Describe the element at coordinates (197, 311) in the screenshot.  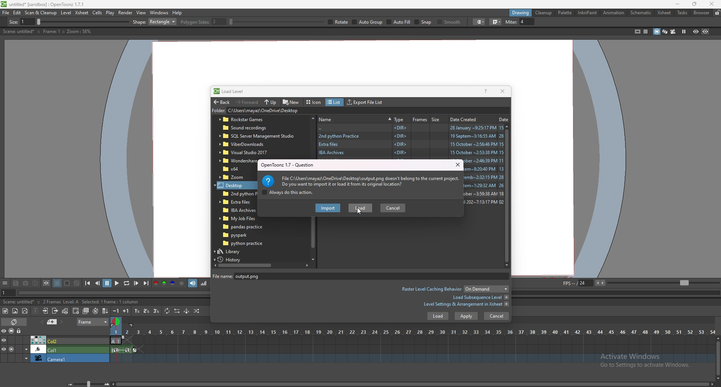
I see `random` at that location.